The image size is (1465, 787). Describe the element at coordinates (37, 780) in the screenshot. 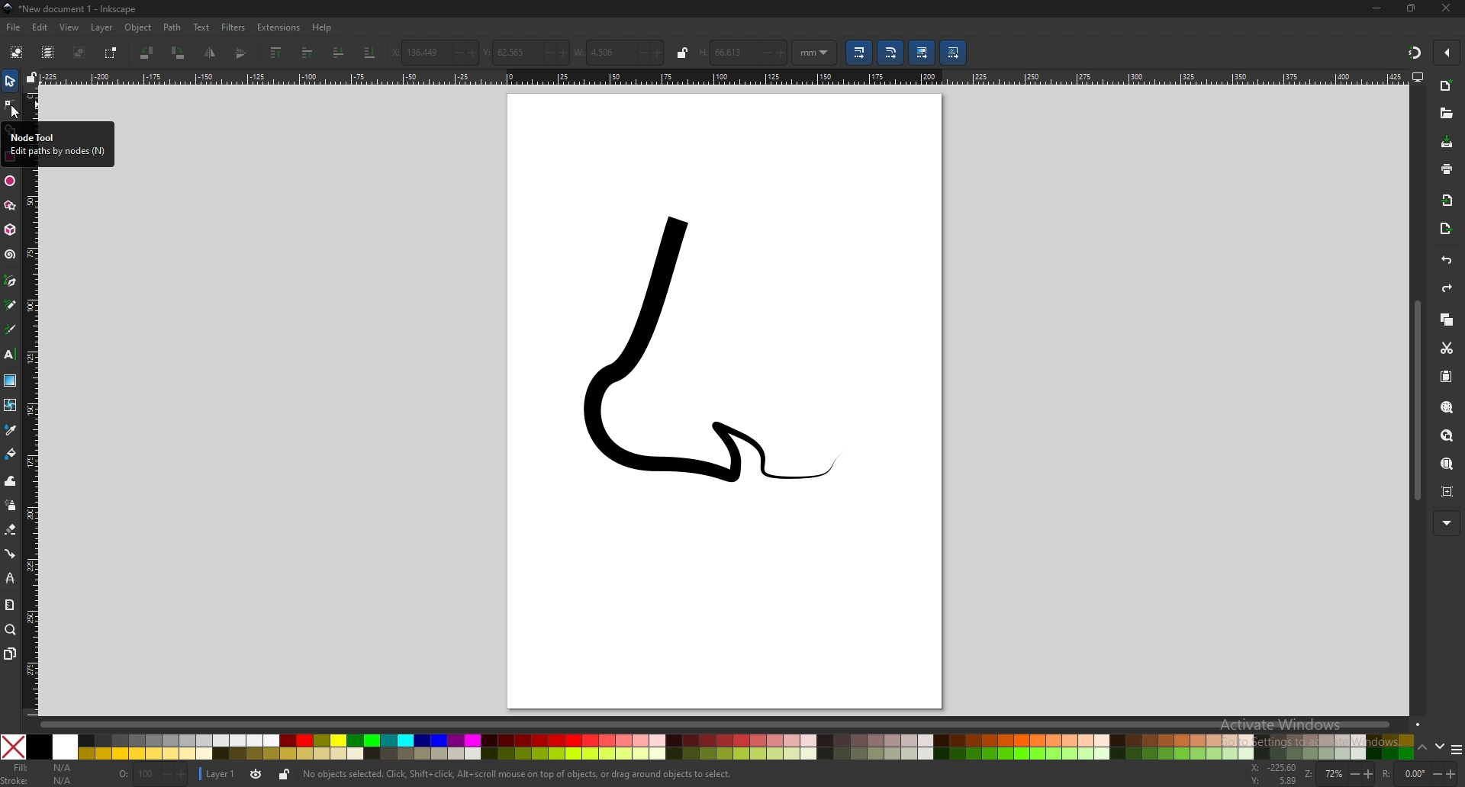

I see `stroke` at that location.